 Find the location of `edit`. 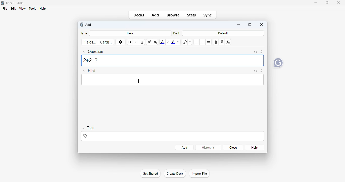

edit is located at coordinates (13, 9).